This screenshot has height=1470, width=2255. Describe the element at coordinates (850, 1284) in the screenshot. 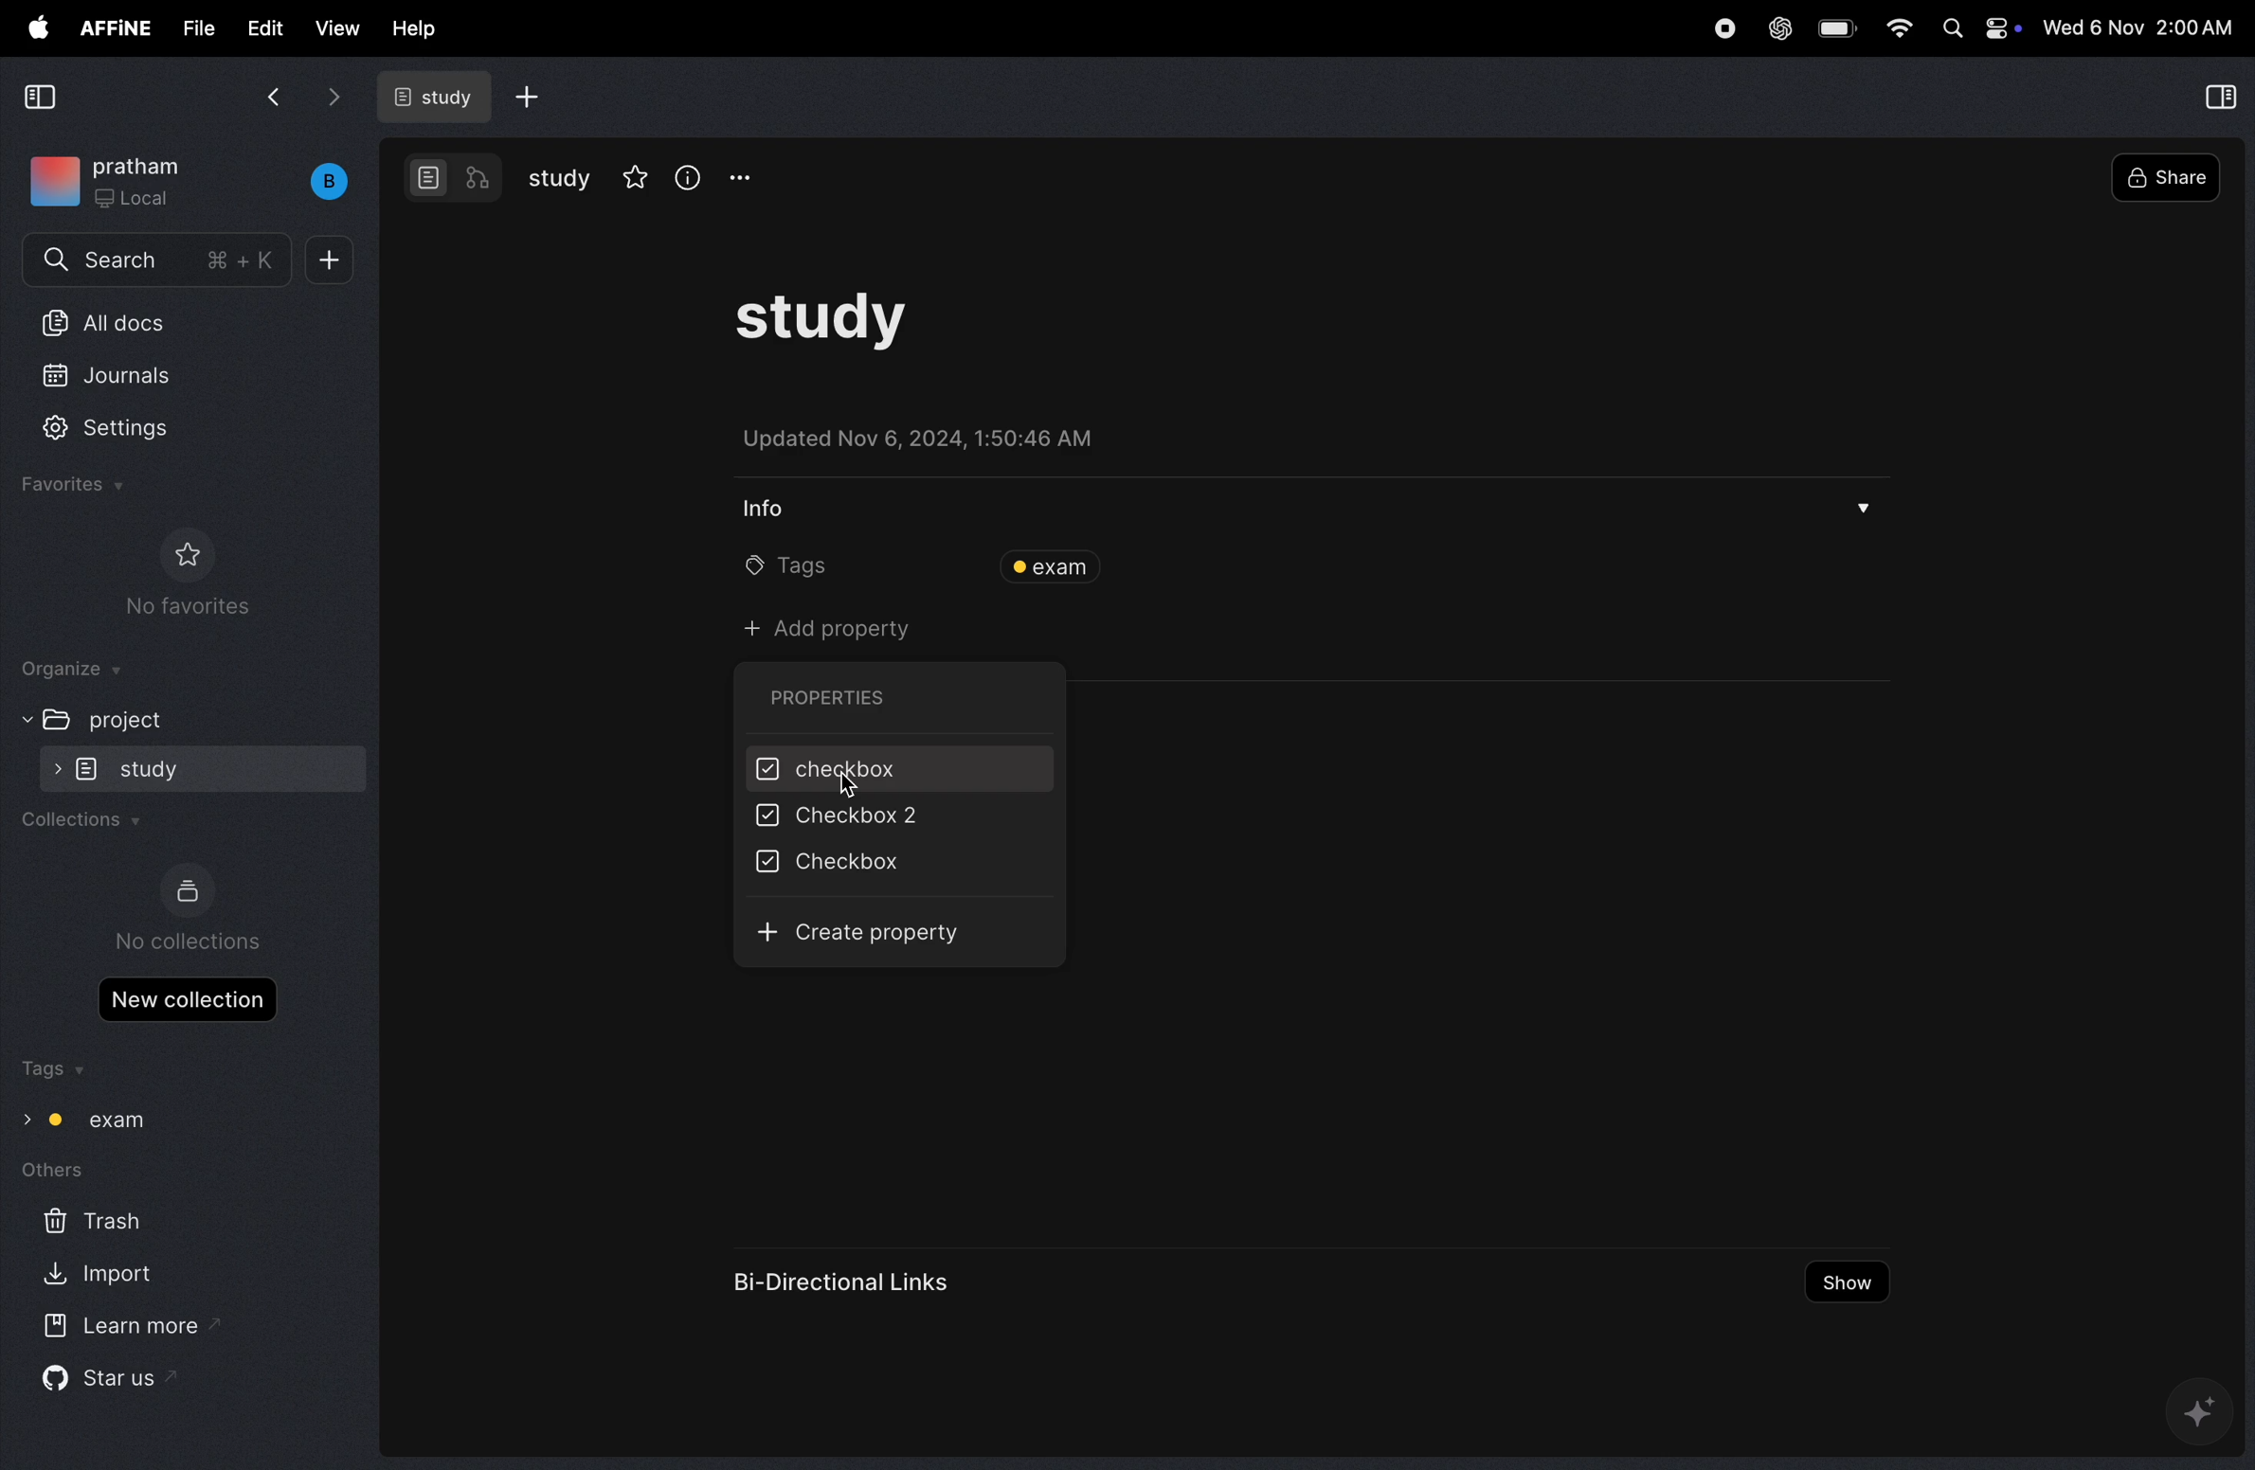

I see `bi directional links` at that location.